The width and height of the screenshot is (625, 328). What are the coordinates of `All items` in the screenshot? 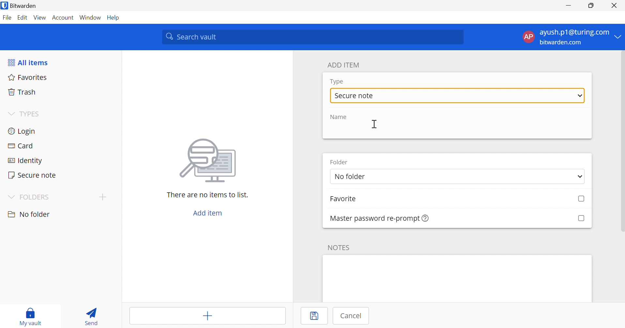 It's located at (29, 63).